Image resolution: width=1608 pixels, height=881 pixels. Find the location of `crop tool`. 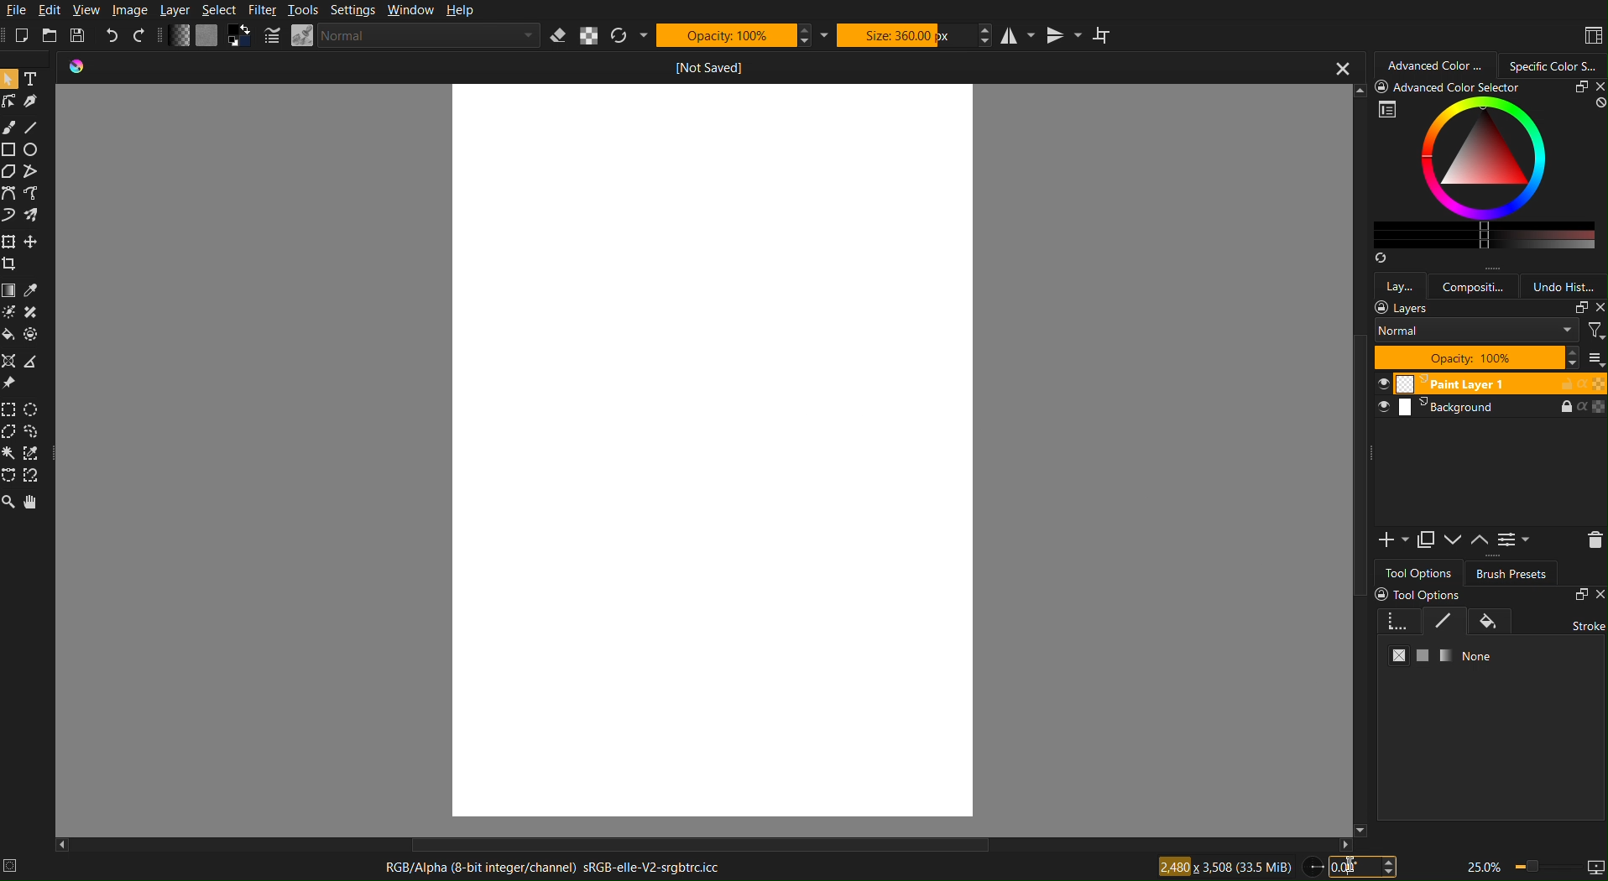

crop tool is located at coordinates (10, 264).